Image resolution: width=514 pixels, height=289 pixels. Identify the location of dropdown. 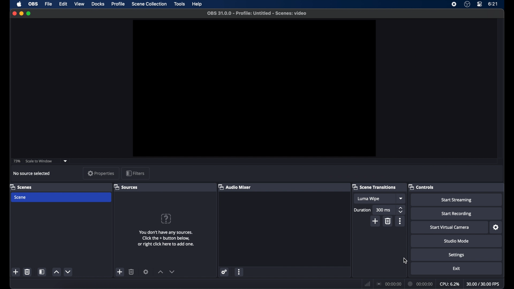
(401, 199).